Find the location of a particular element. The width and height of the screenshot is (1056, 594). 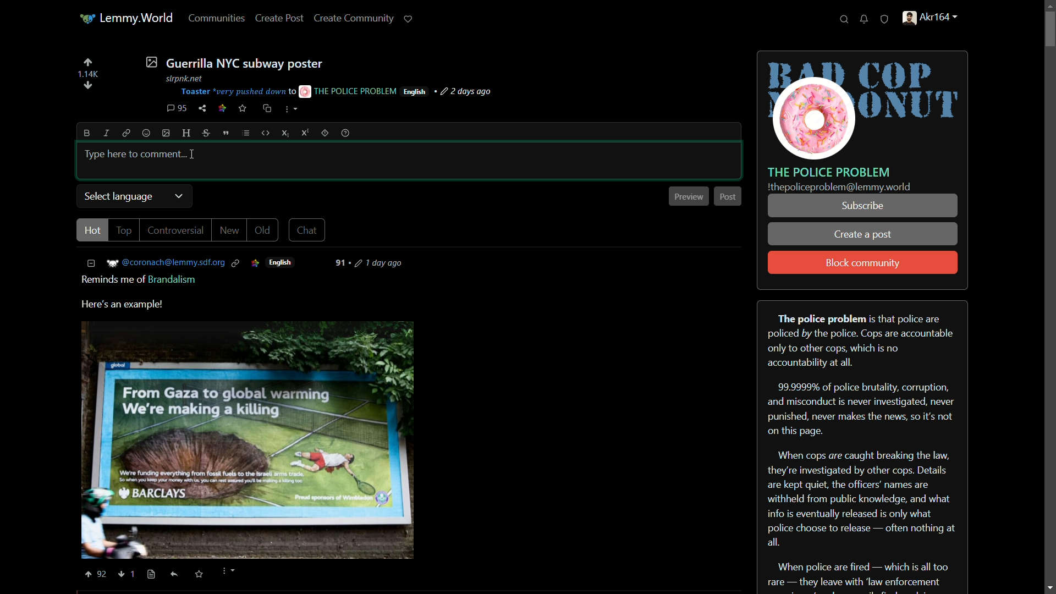

dropdown is located at coordinates (179, 196).